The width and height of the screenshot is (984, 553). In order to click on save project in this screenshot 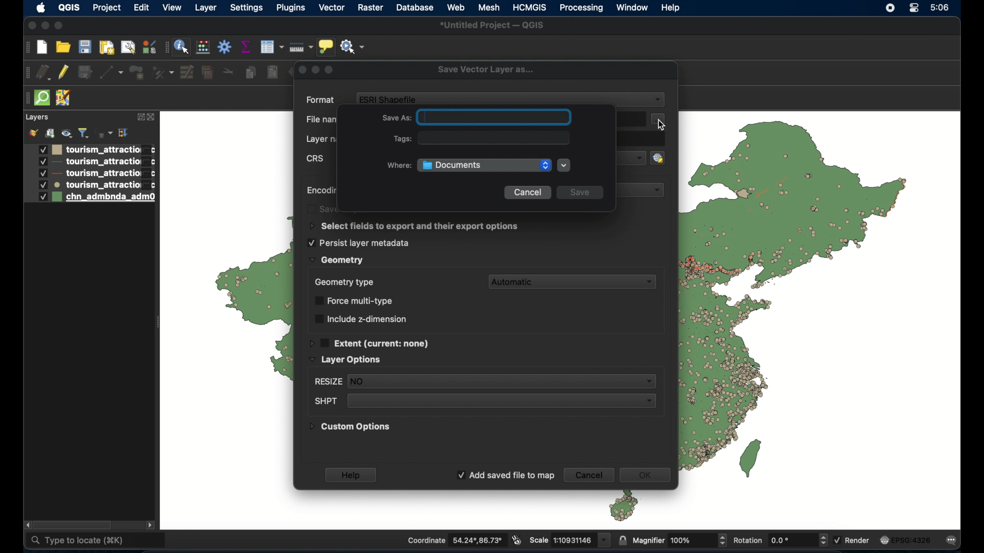, I will do `click(85, 47)`.